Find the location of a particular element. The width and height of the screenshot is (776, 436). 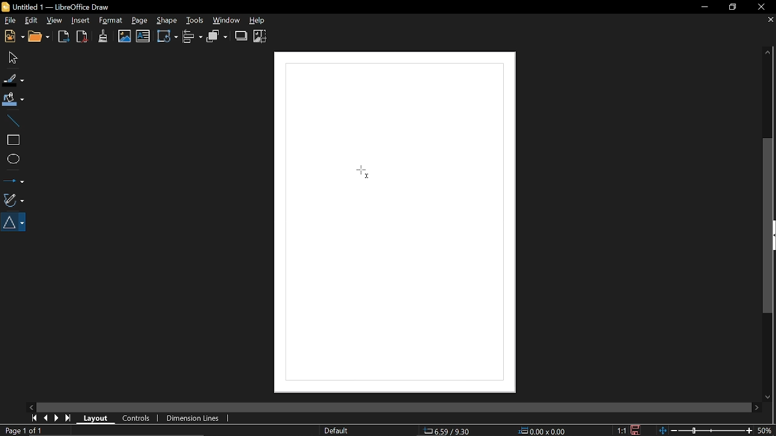

Previous page is located at coordinates (45, 418).